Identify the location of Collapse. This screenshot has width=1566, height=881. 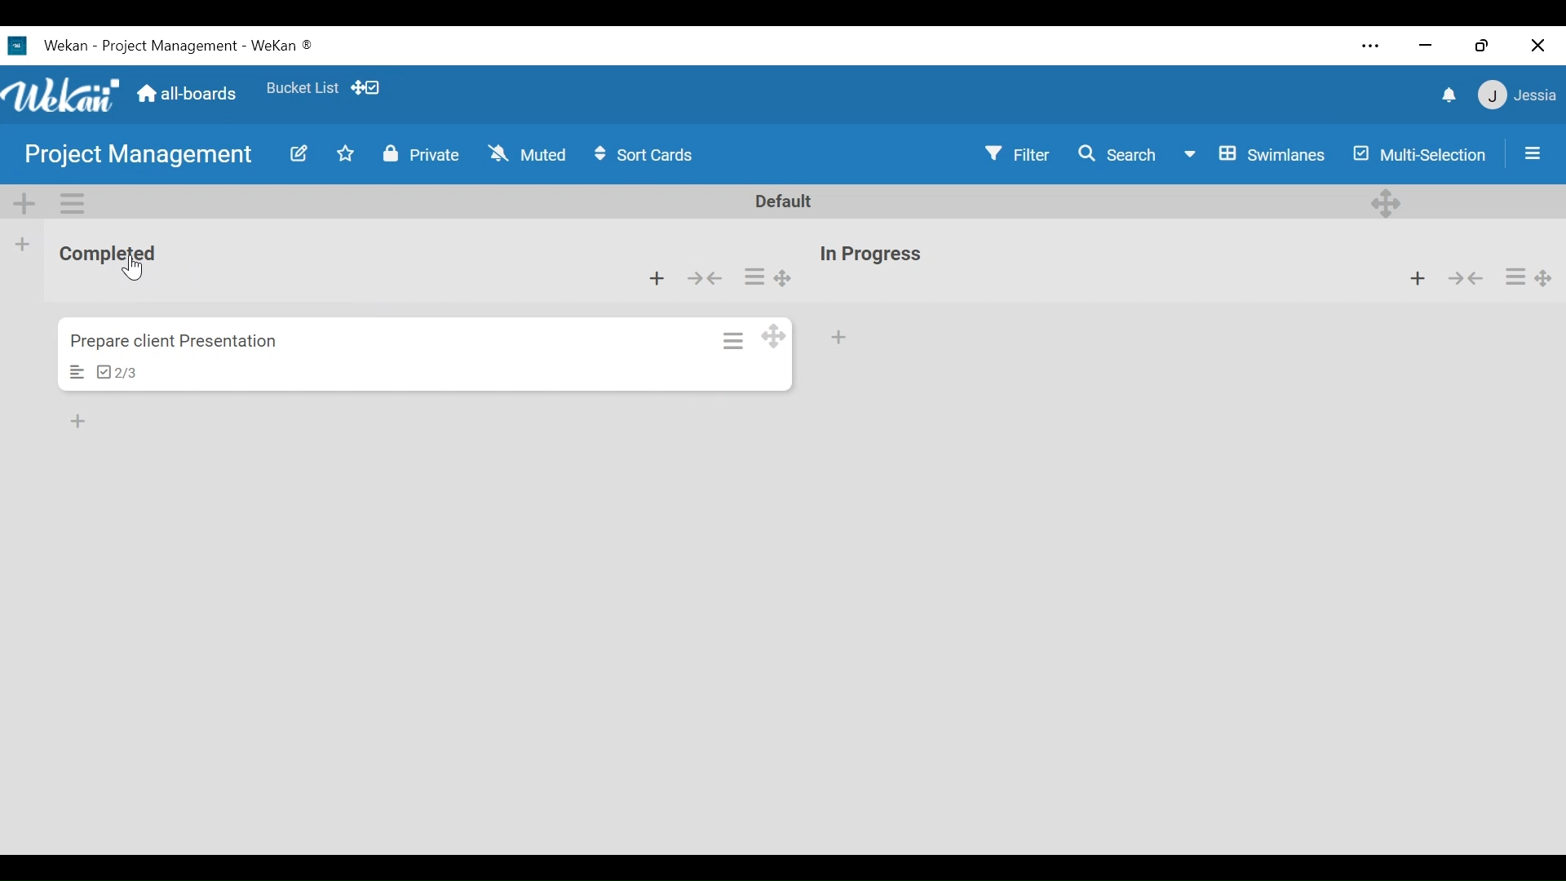
(703, 280).